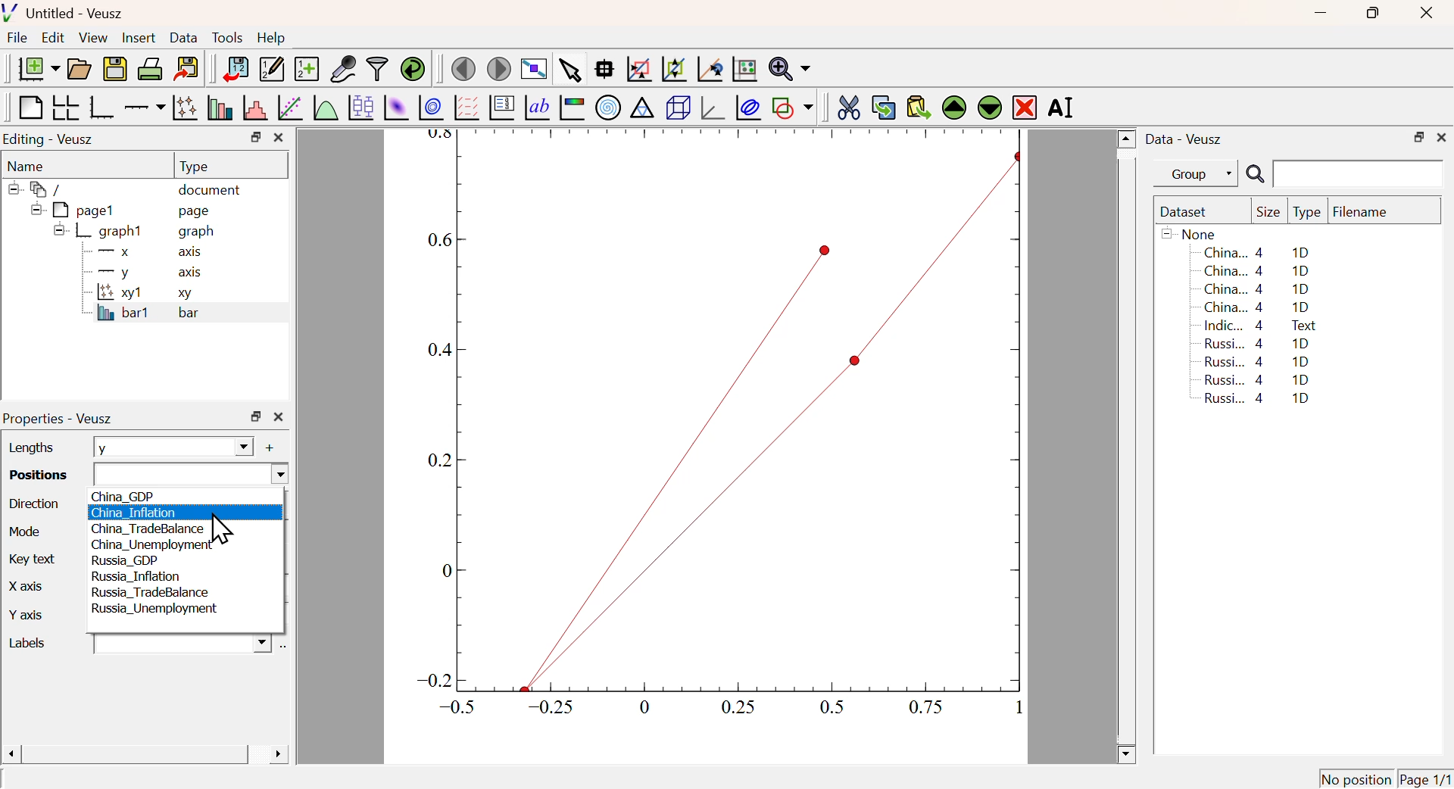  What do you see at coordinates (126, 497) in the screenshot?
I see `China_GDP` at bounding box center [126, 497].